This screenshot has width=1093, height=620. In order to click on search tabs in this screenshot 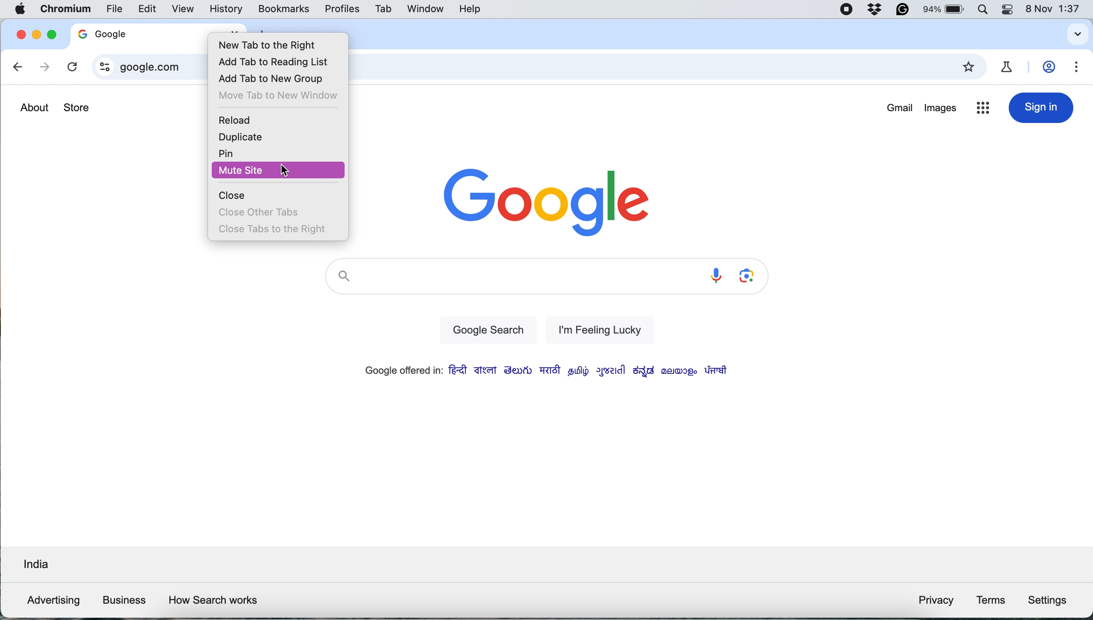, I will do `click(1076, 34)`.